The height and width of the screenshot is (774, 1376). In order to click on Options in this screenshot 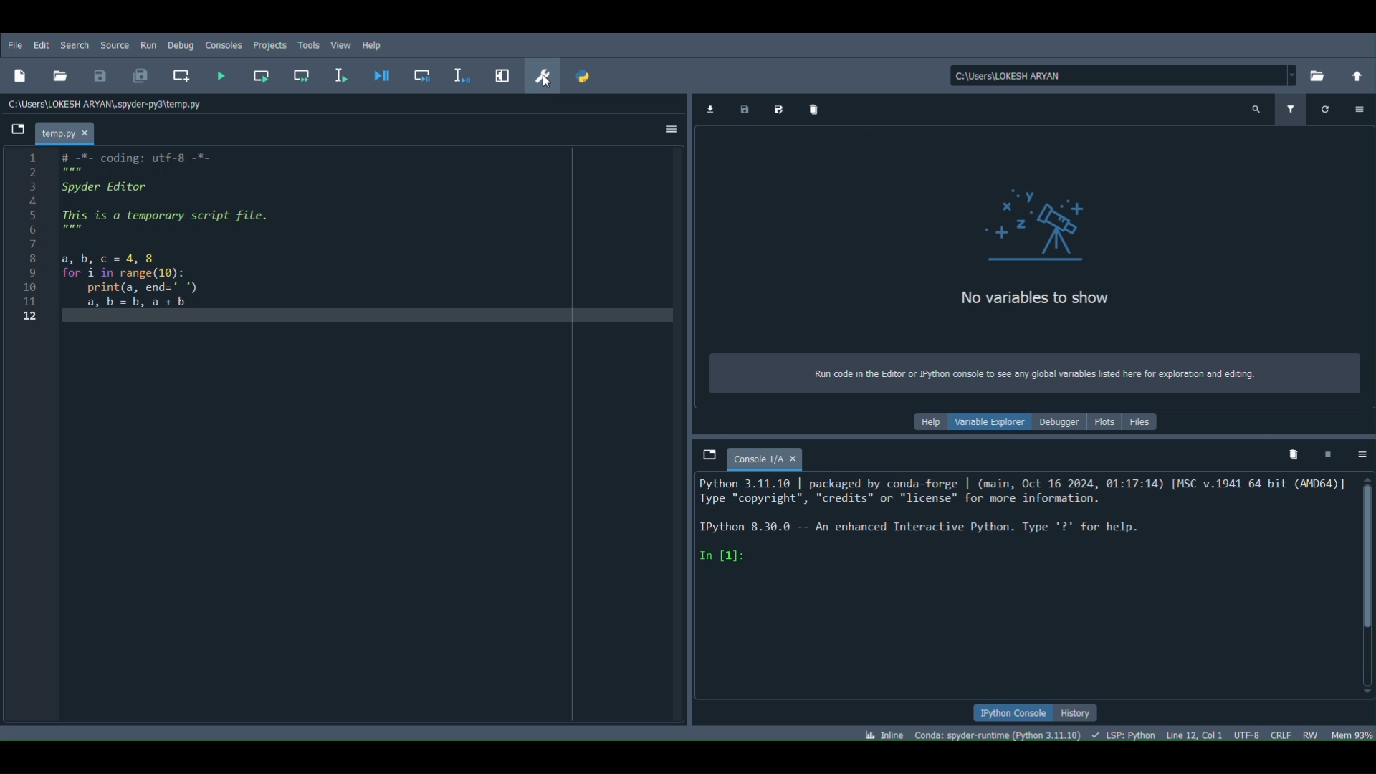, I will do `click(1362, 454)`.